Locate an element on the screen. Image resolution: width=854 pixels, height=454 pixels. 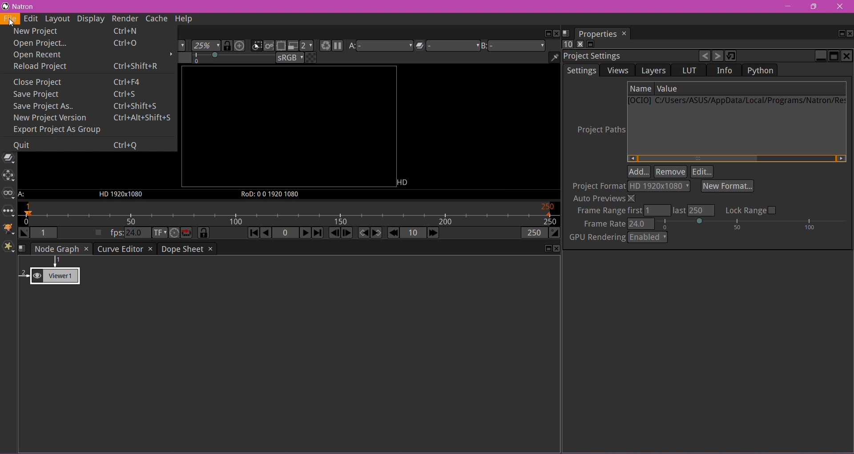
Edit is located at coordinates (702, 171).